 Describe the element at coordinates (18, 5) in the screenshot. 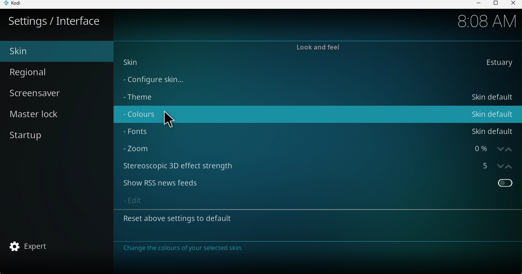

I see `KODI icon` at that location.